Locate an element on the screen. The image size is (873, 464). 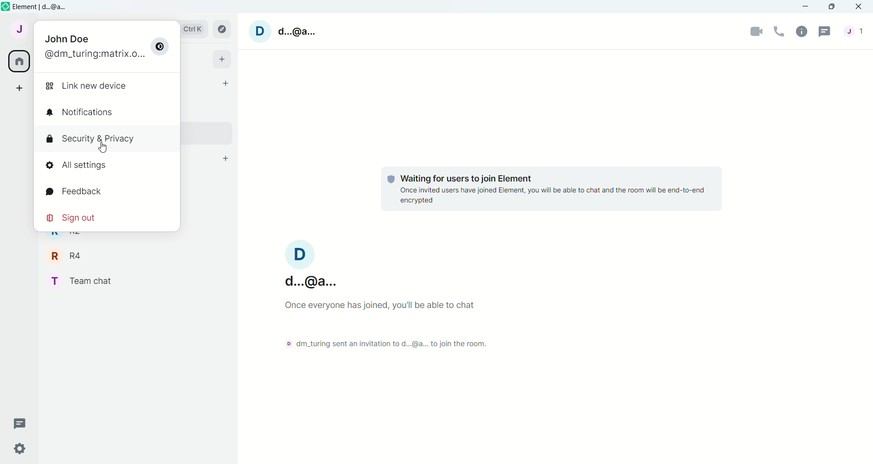
Quick settings is located at coordinates (20, 449).